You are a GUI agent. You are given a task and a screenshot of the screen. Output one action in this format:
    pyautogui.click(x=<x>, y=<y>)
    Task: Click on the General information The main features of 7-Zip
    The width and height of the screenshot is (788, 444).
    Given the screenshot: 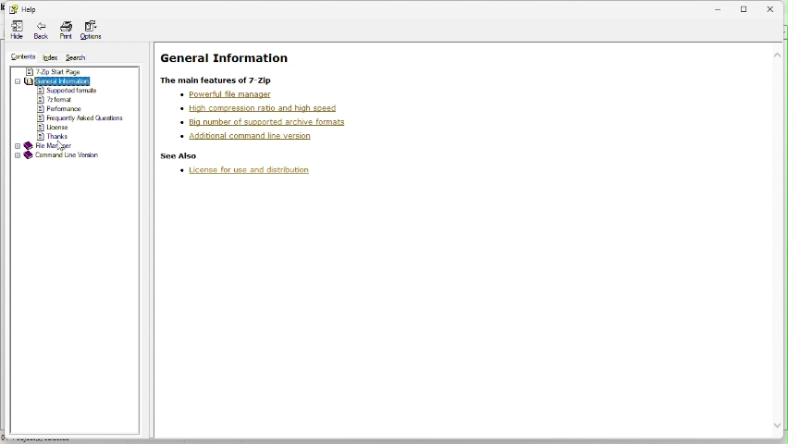 What is the action you would take?
    pyautogui.click(x=231, y=68)
    